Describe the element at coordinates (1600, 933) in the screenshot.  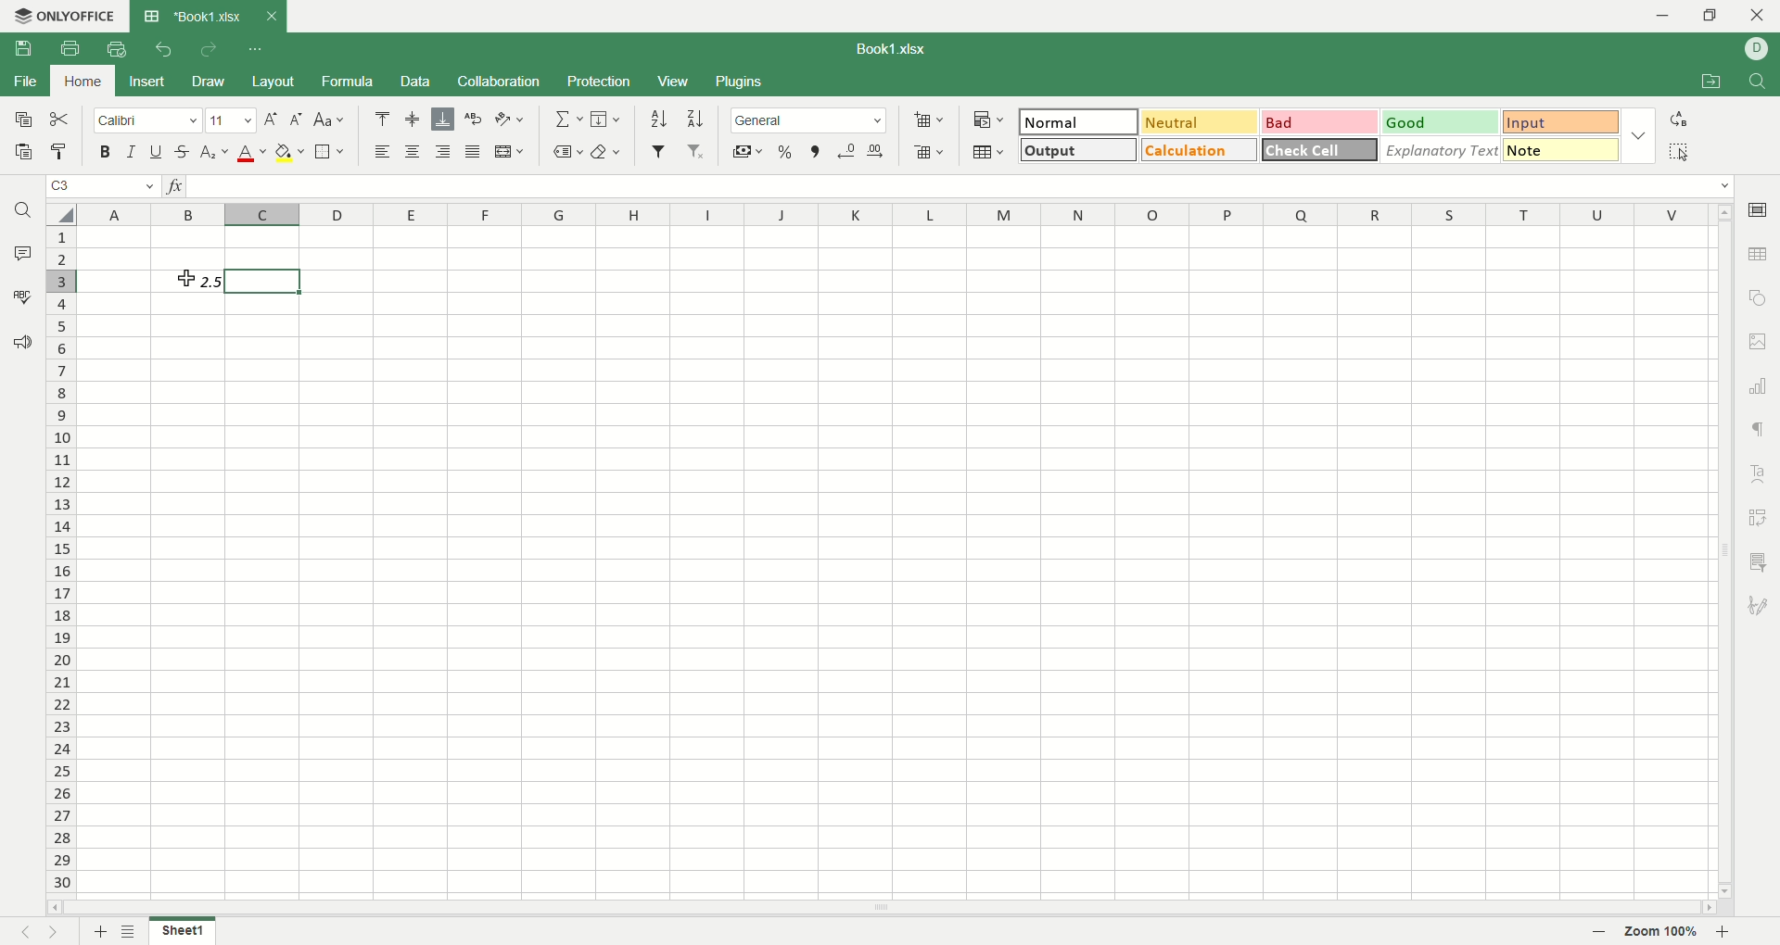
I see `Zoom out` at that location.